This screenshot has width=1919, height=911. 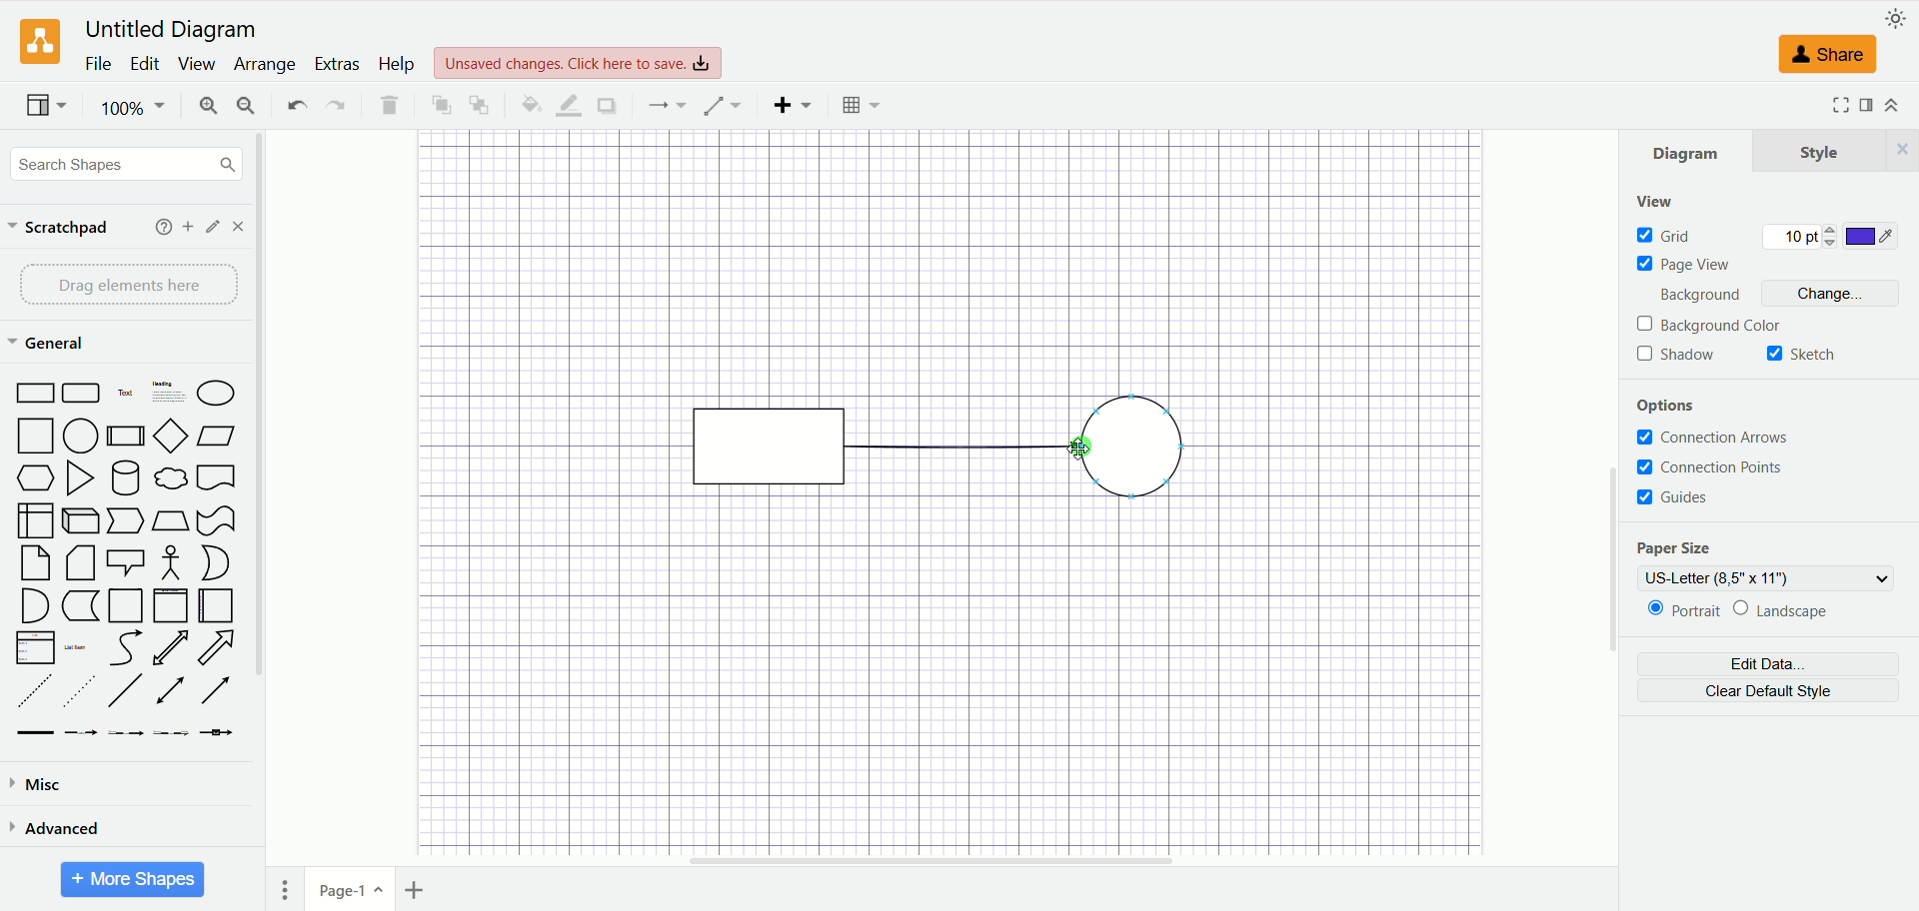 I want to click on Arrow, so click(x=223, y=648).